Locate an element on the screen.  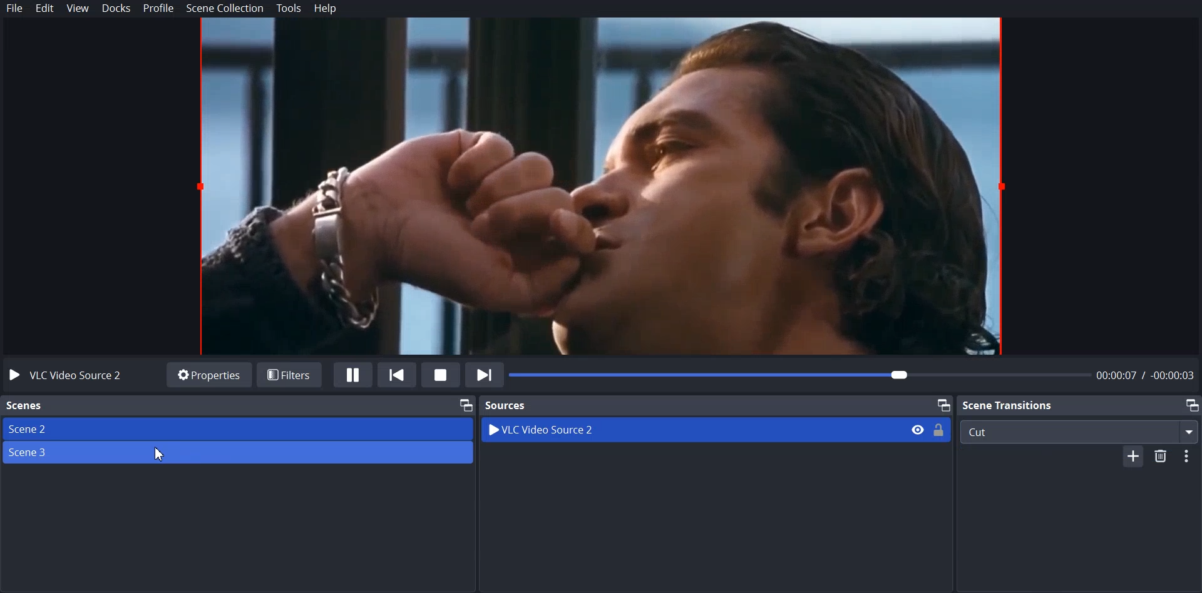
Edit is located at coordinates (45, 9).